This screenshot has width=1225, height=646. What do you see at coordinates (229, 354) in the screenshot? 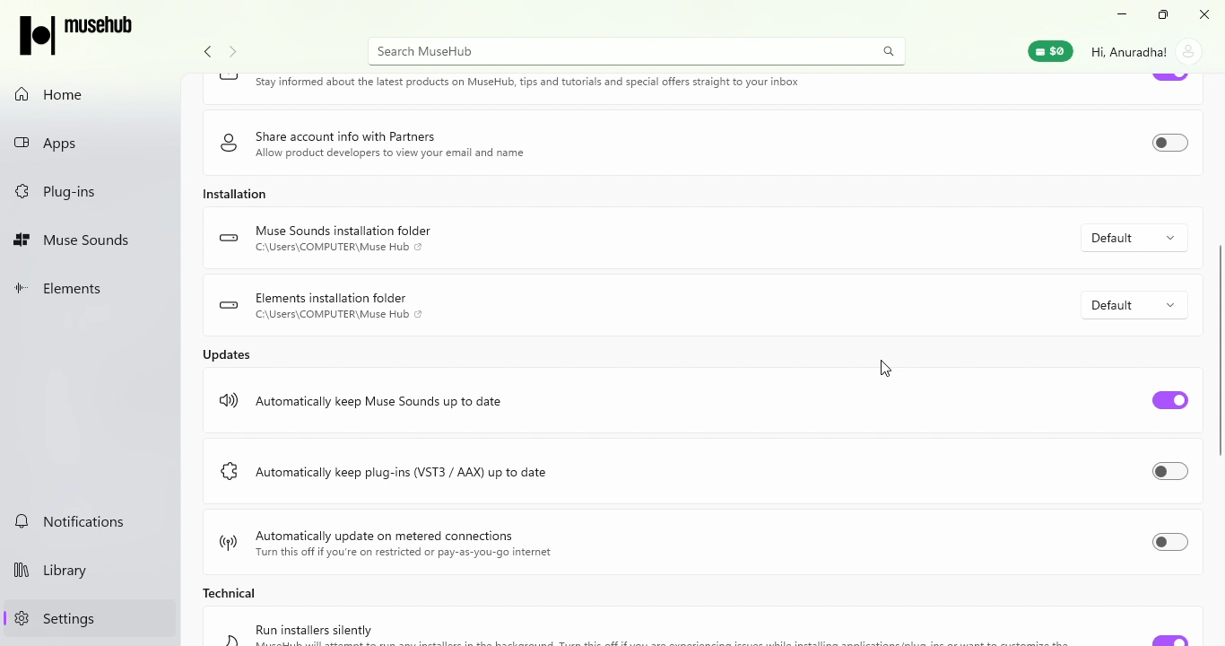
I see `Updates` at bounding box center [229, 354].